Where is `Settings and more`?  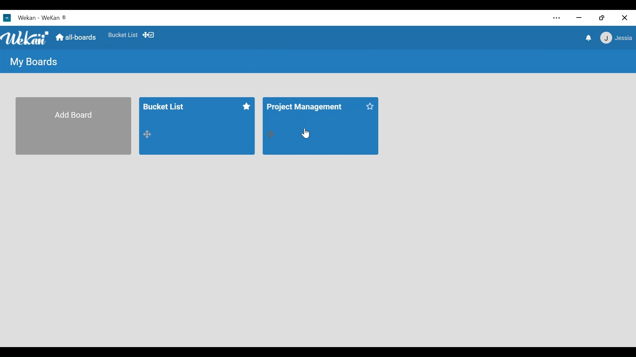
Settings and more is located at coordinates (557, 18).